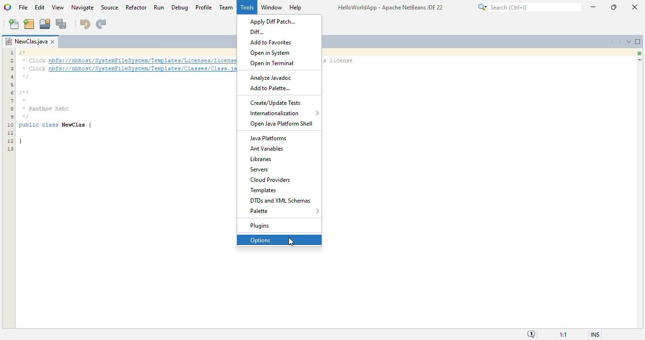 The width and height of the screenshot is (645, 340). I want to click on project name, so click(25, 41).